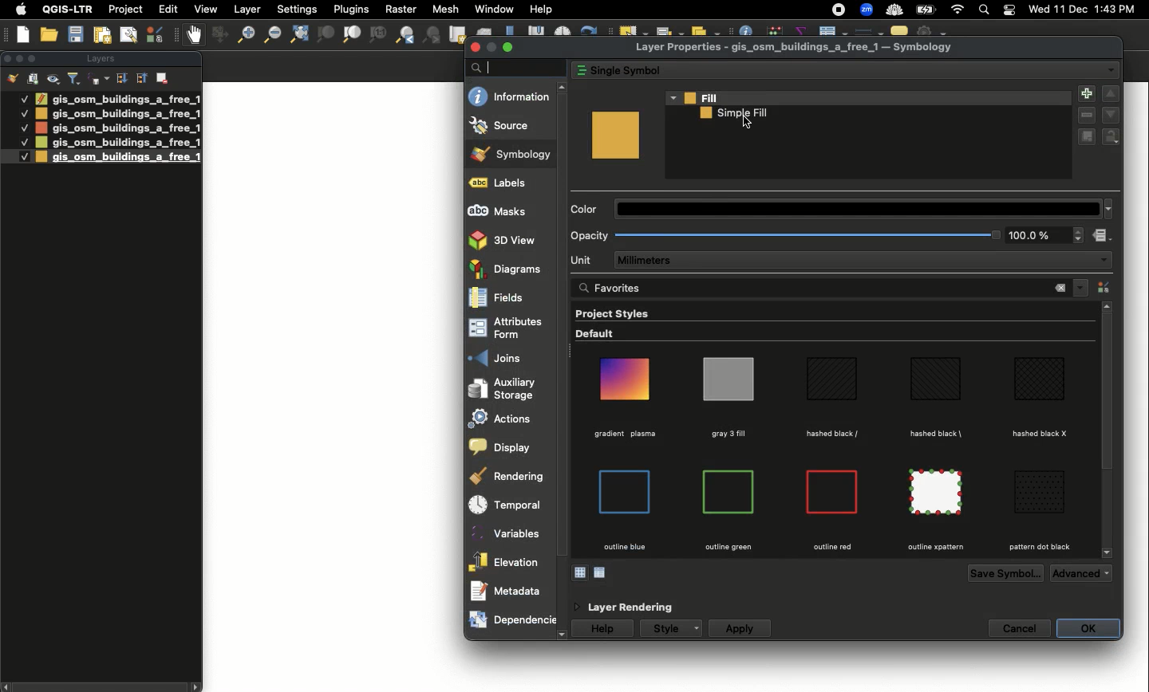 The image size is (1149, 692). Describe the element at coordinates (1036, 376) in the screenshot. I see `` at that location.